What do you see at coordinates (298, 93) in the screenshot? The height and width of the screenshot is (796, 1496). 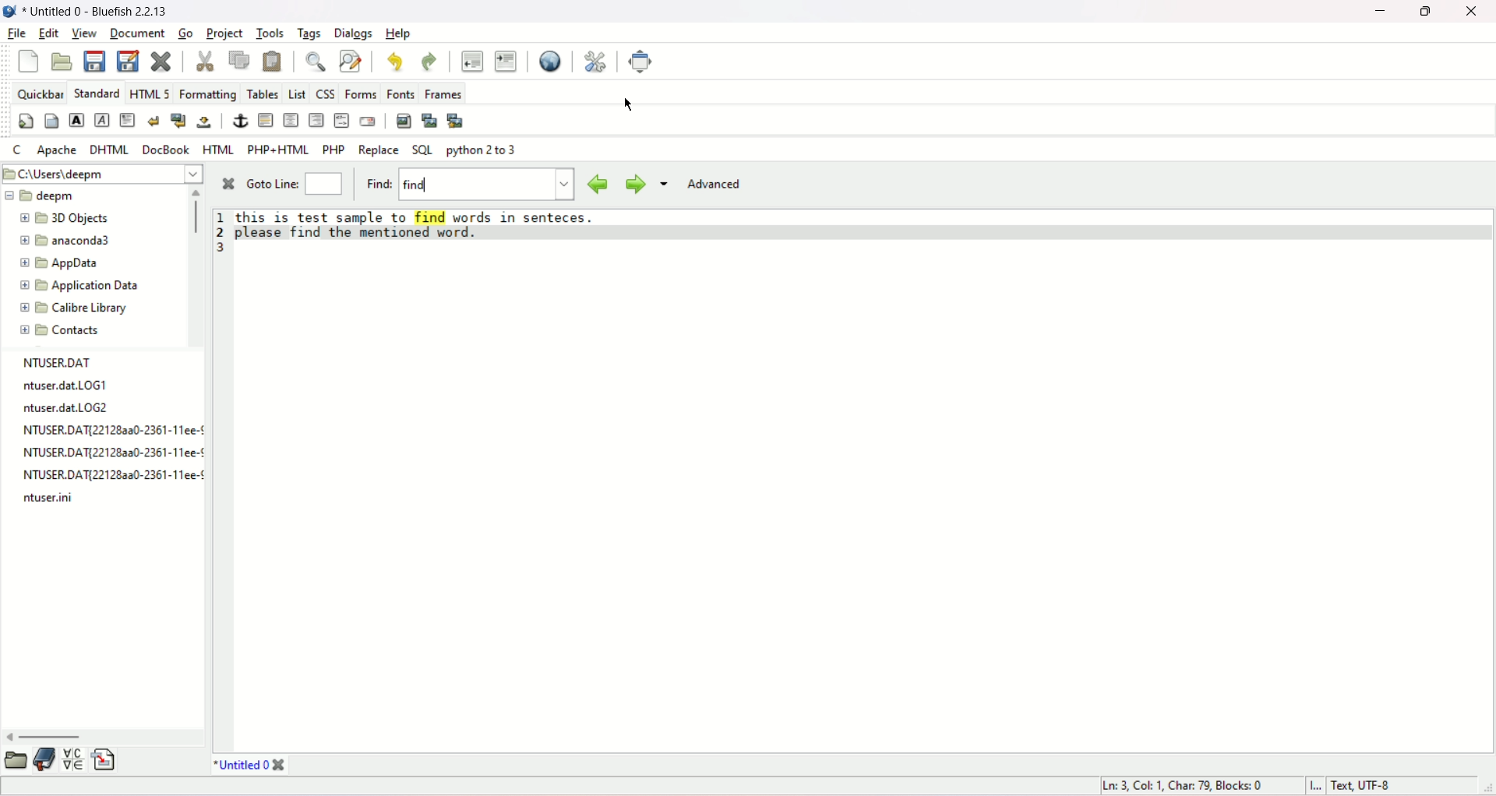 I see `list` at bounding box center [298, 93].